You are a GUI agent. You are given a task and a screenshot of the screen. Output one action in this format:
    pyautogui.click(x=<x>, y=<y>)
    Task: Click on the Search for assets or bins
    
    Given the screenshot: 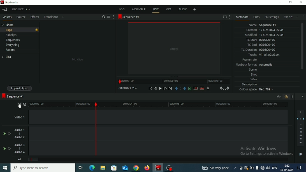 What is the action you would take?
    pyautogui.click(x=104, y=17)
    